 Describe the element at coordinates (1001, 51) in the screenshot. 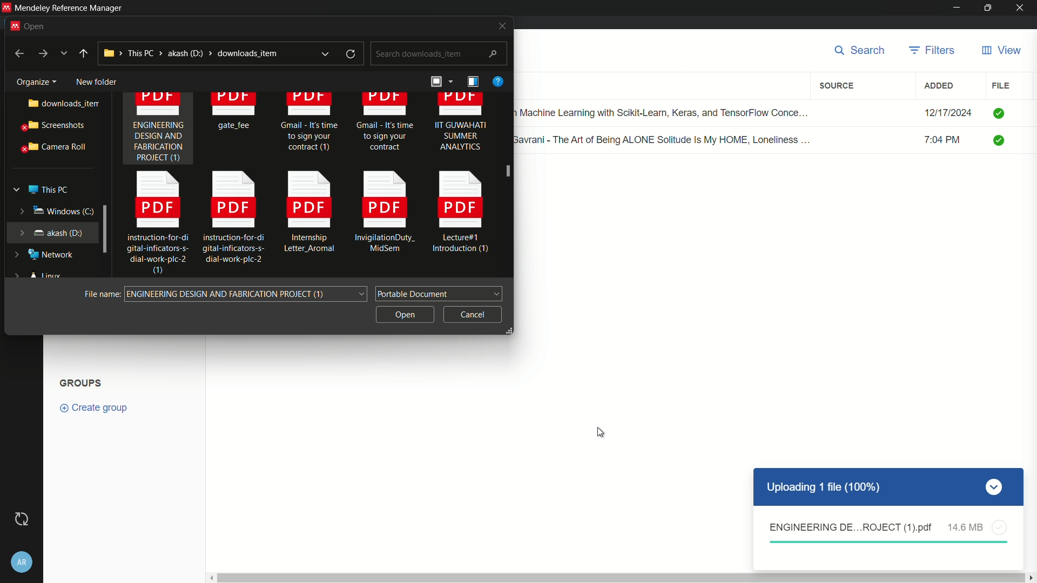

I see `view` at that location.